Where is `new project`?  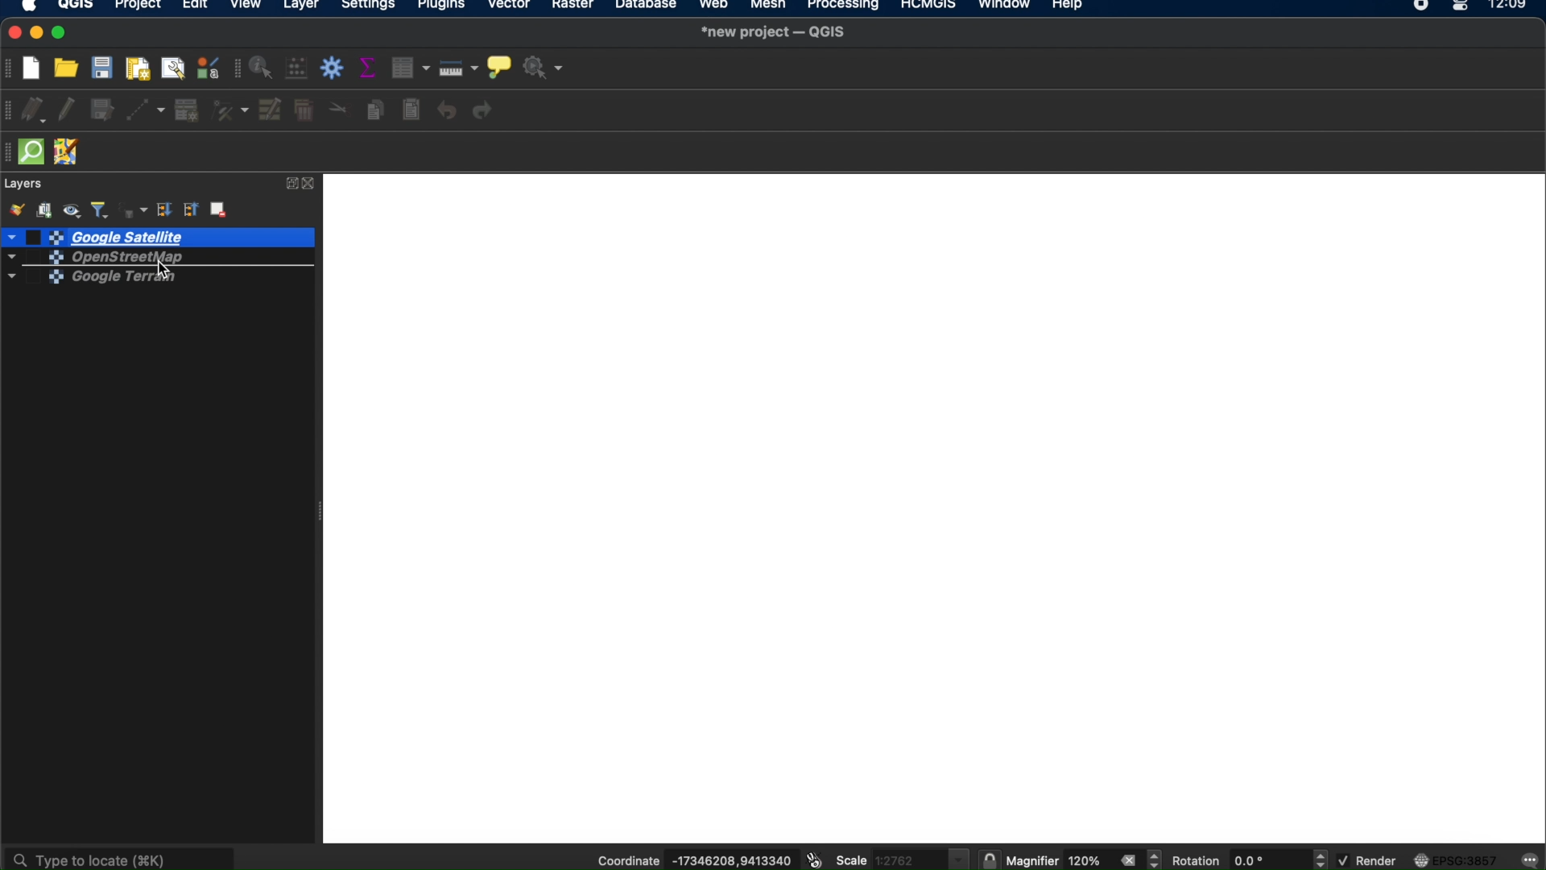
new project is located at coordinates (36, 66).